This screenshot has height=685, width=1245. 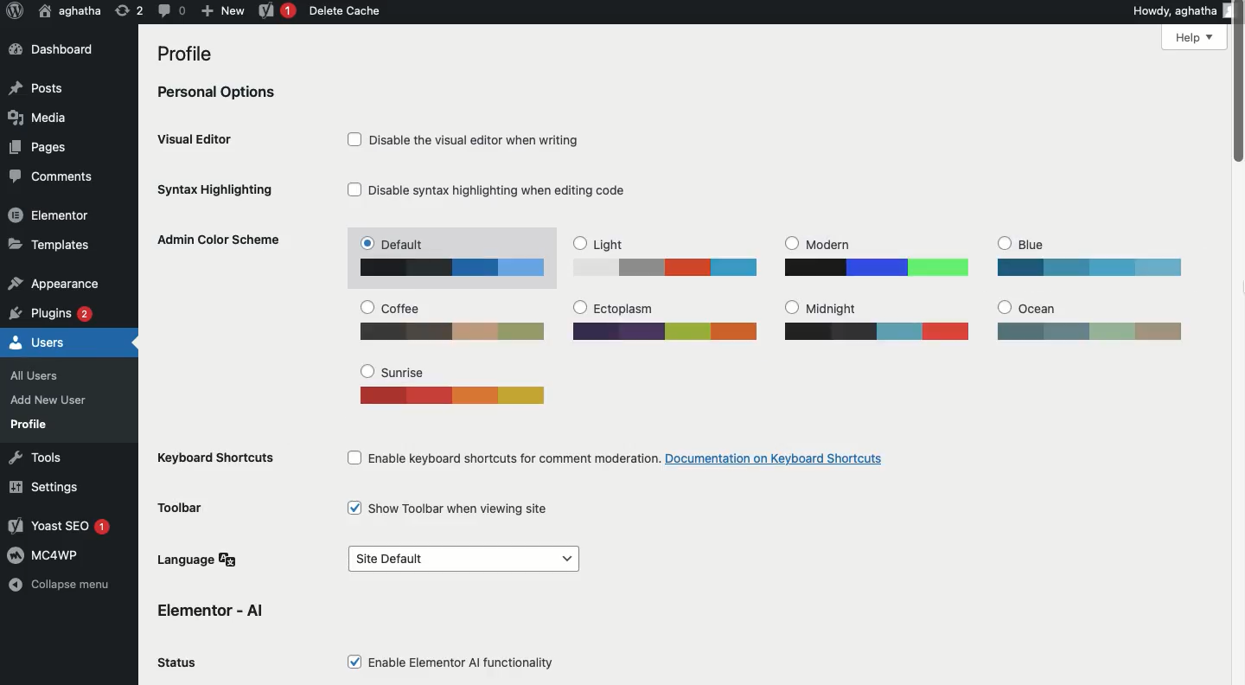 I want to click on Profile, so click(x=197, y=55).